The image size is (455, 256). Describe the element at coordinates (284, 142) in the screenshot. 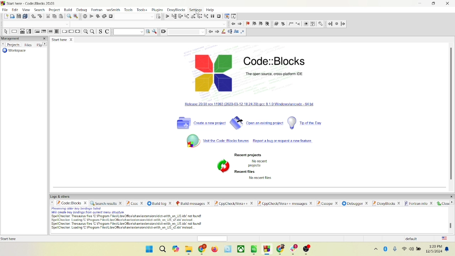

I see `report bug` at that location.